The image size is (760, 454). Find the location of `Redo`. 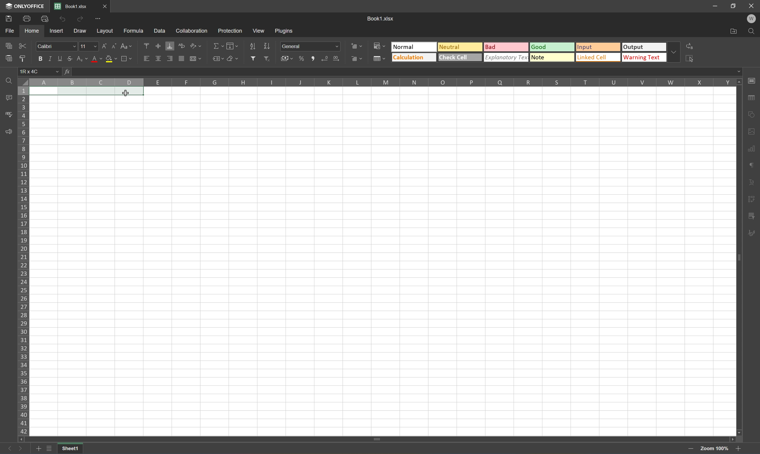

Redo is located at coordinates (81, 20).